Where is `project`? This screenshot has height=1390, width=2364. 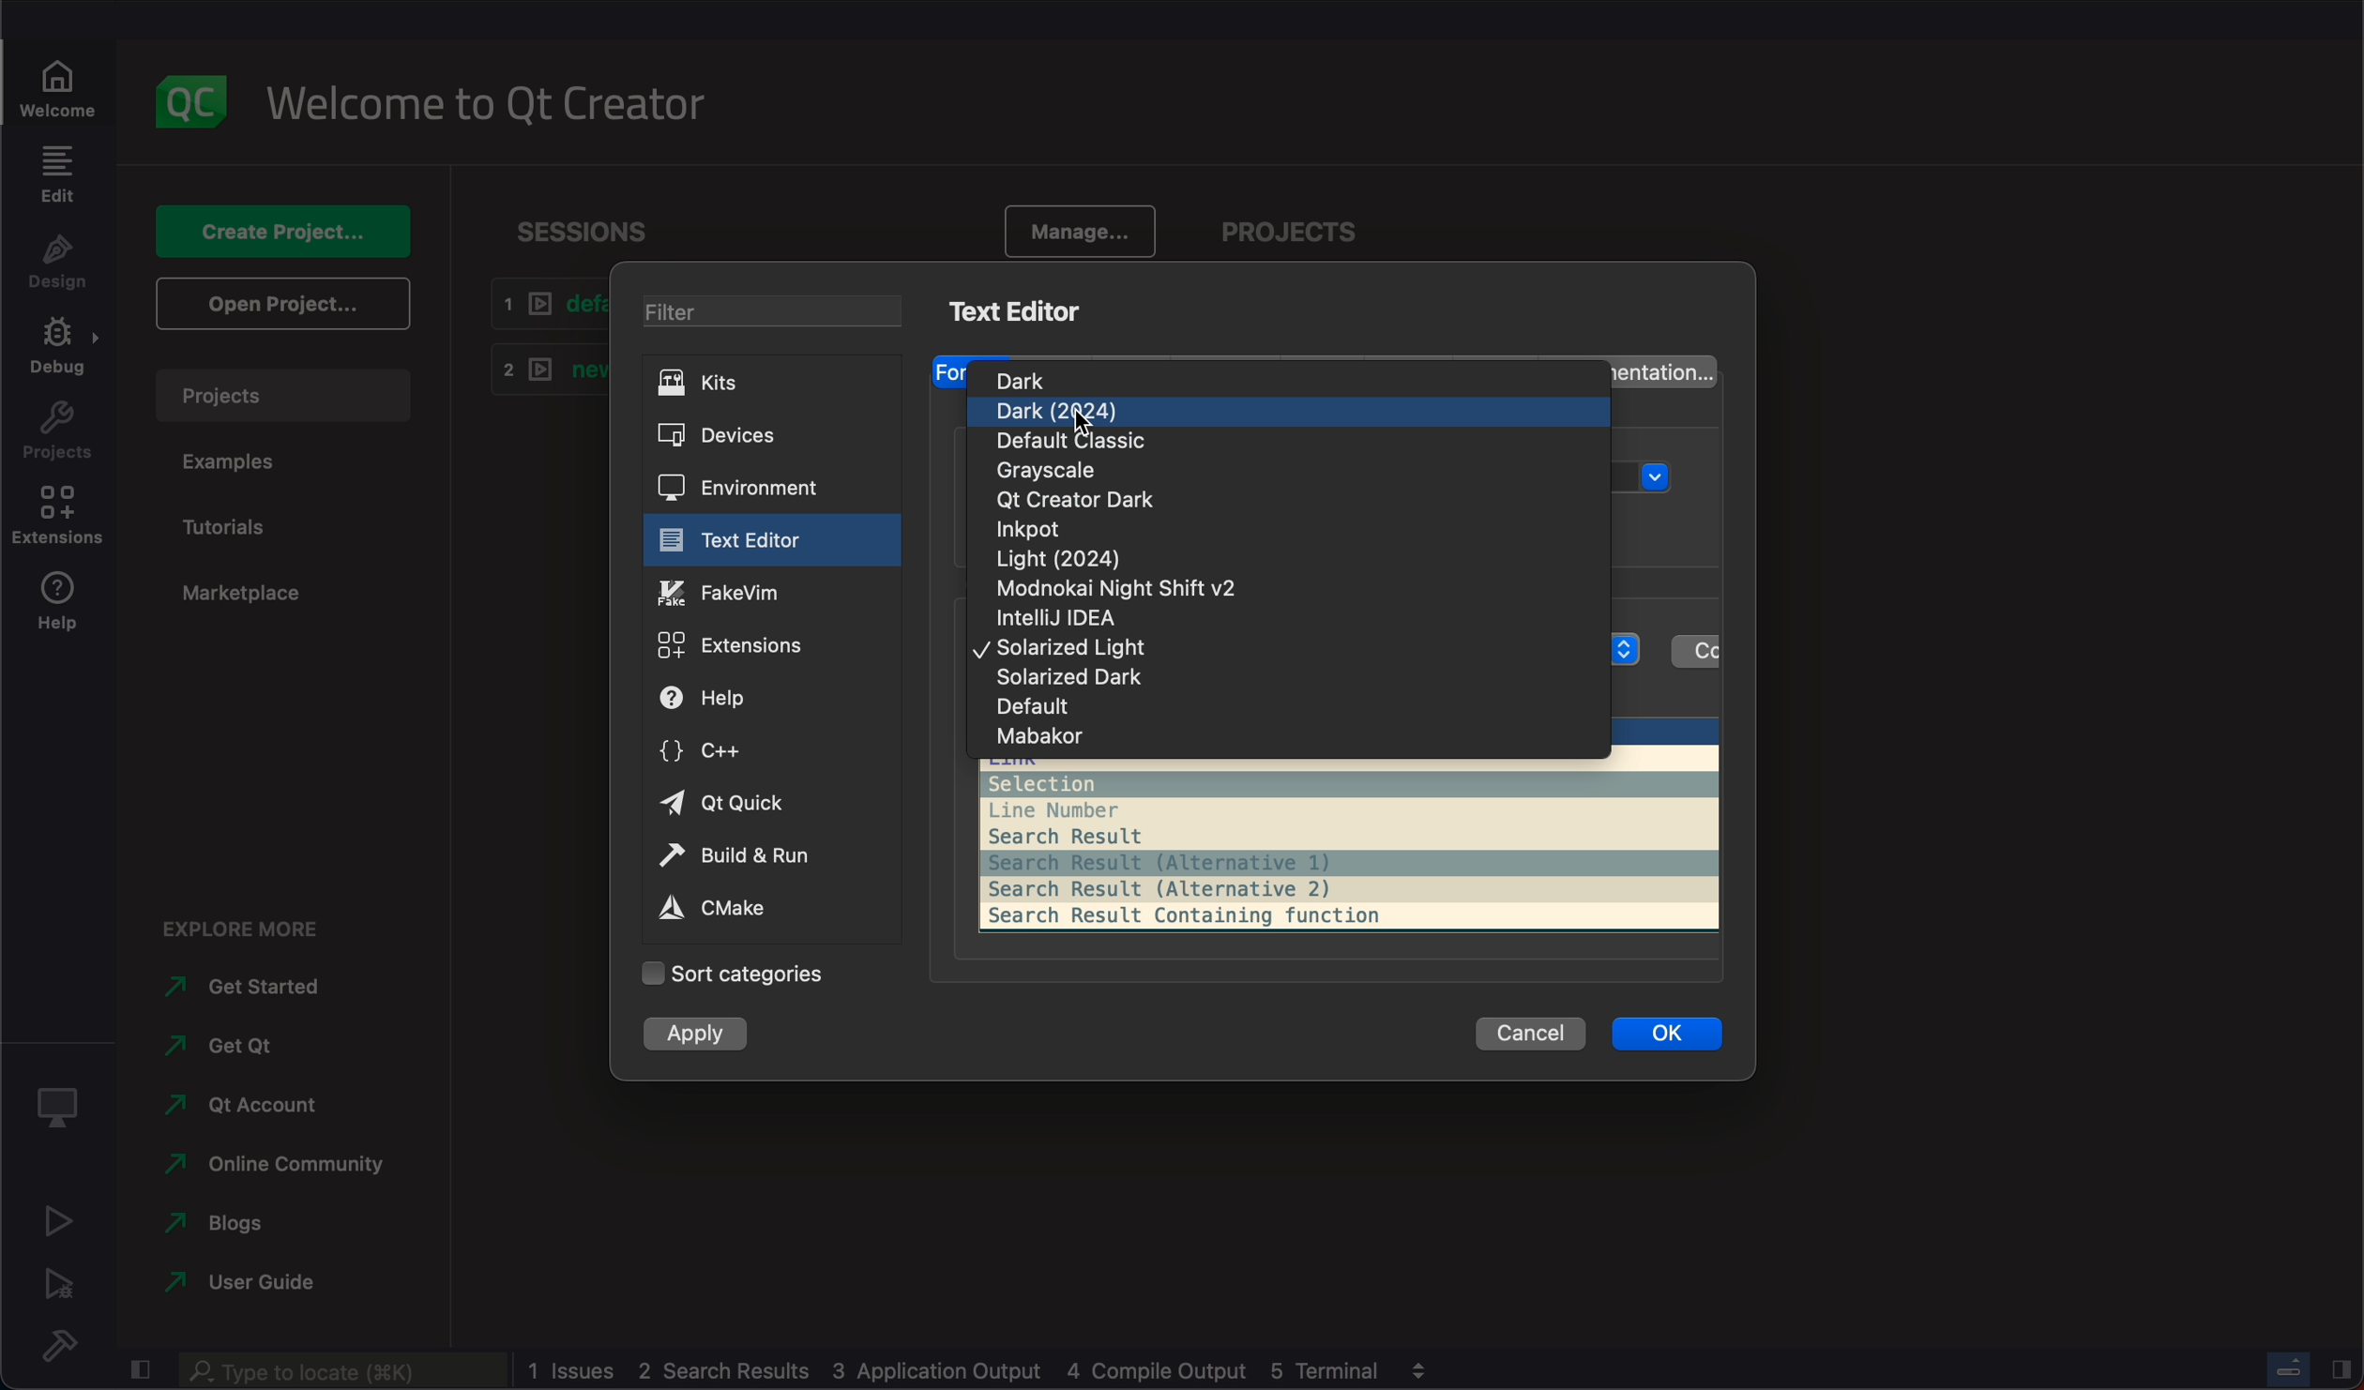
project is located at coordinates (58, 433).